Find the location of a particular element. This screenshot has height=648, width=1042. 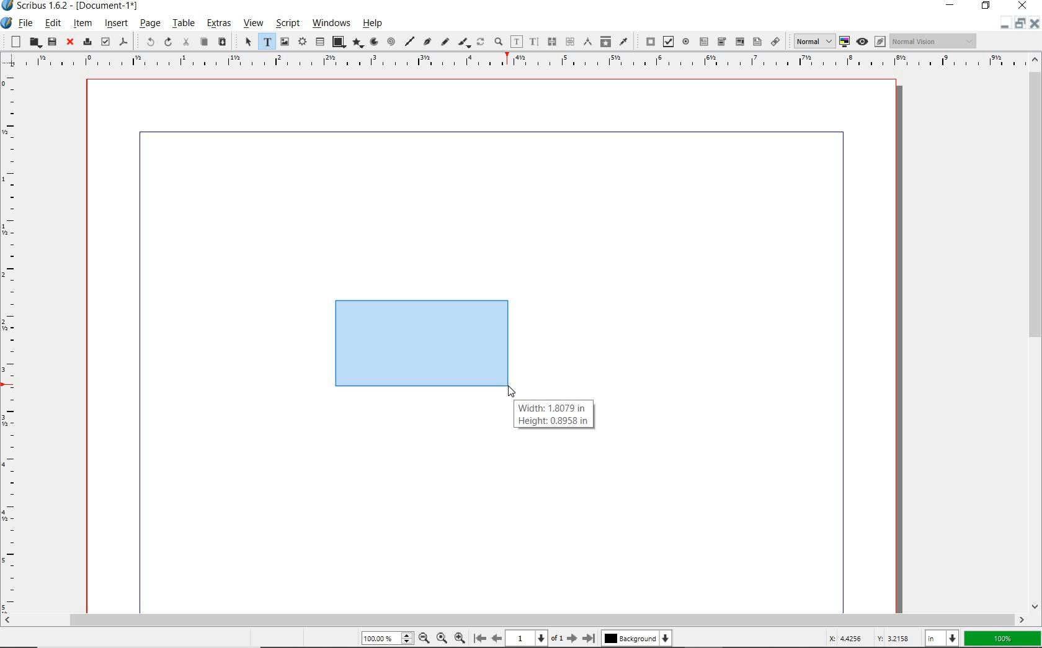

render frame is located at coordinates (301, 43).